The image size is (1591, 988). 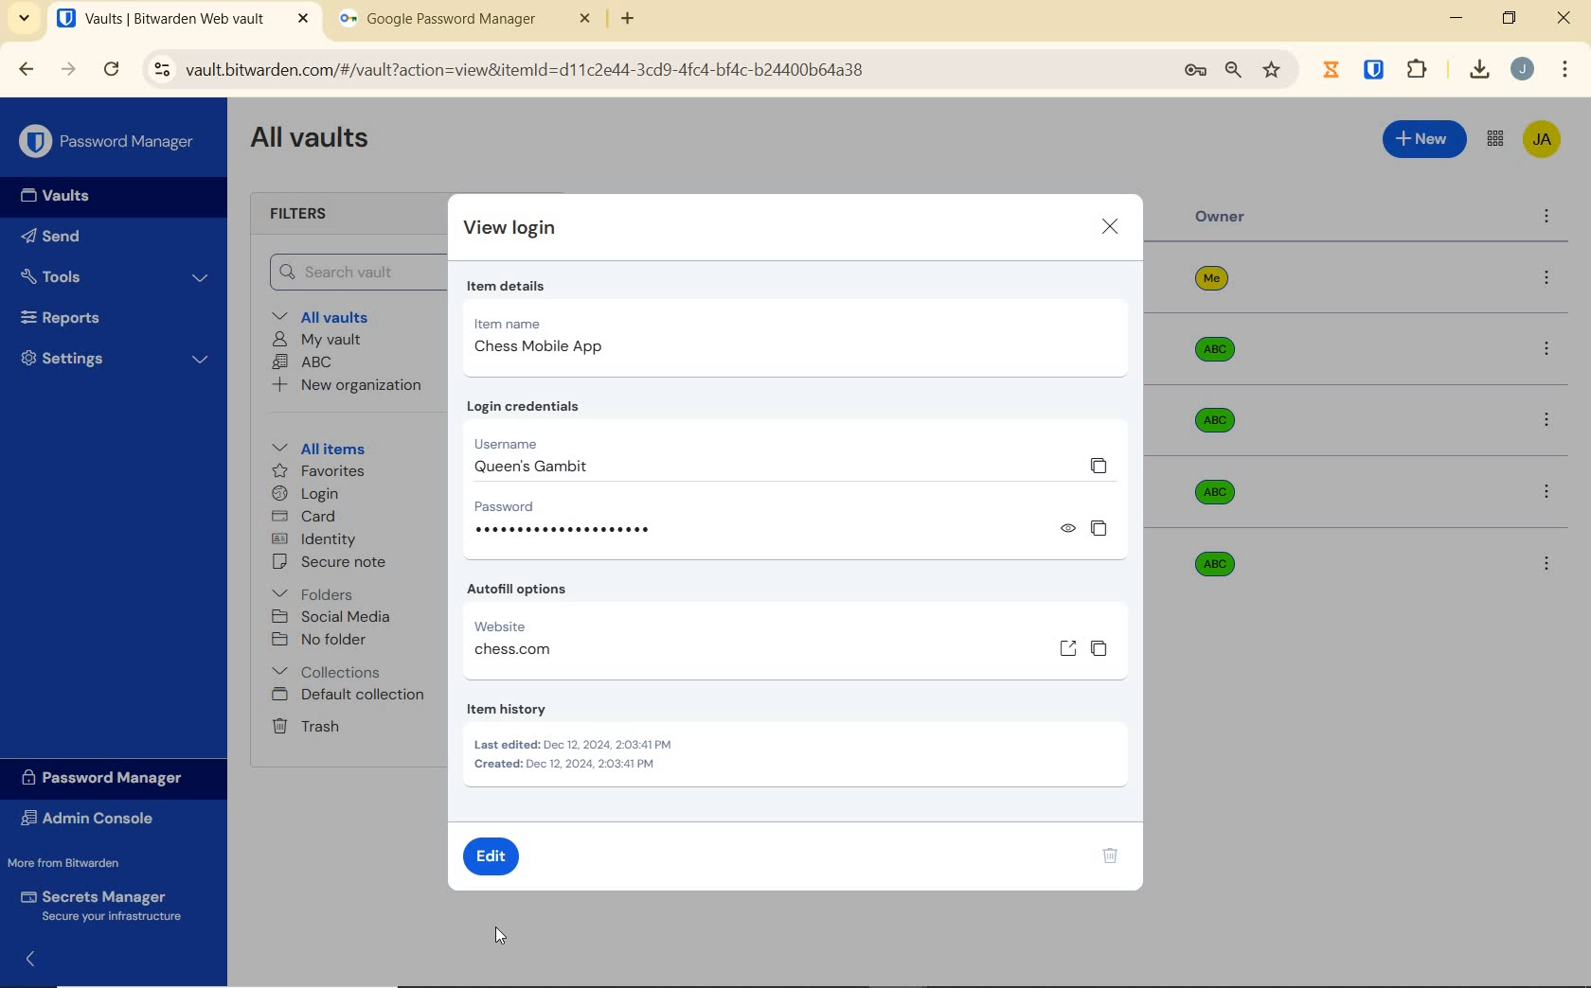 What do you see at coordinates (24, 21) in the screenshot?
I see `search tabs` at bounding box center [24, 21].